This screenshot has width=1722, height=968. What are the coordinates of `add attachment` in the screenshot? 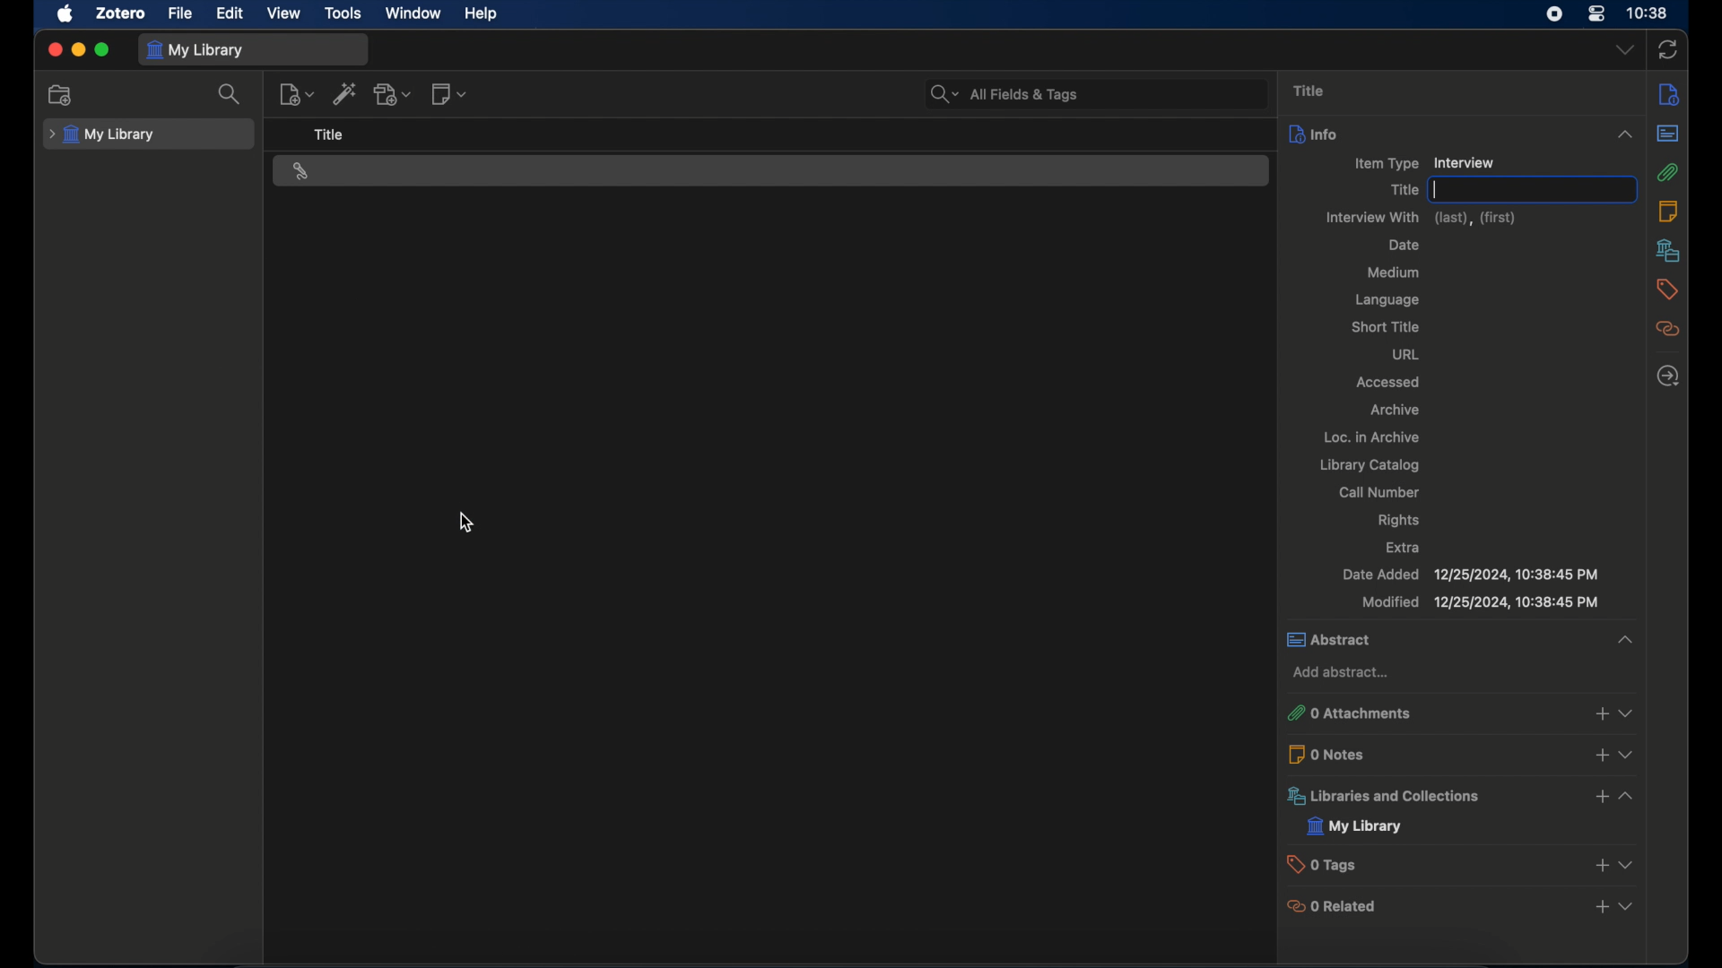 It's located at (394, 95).